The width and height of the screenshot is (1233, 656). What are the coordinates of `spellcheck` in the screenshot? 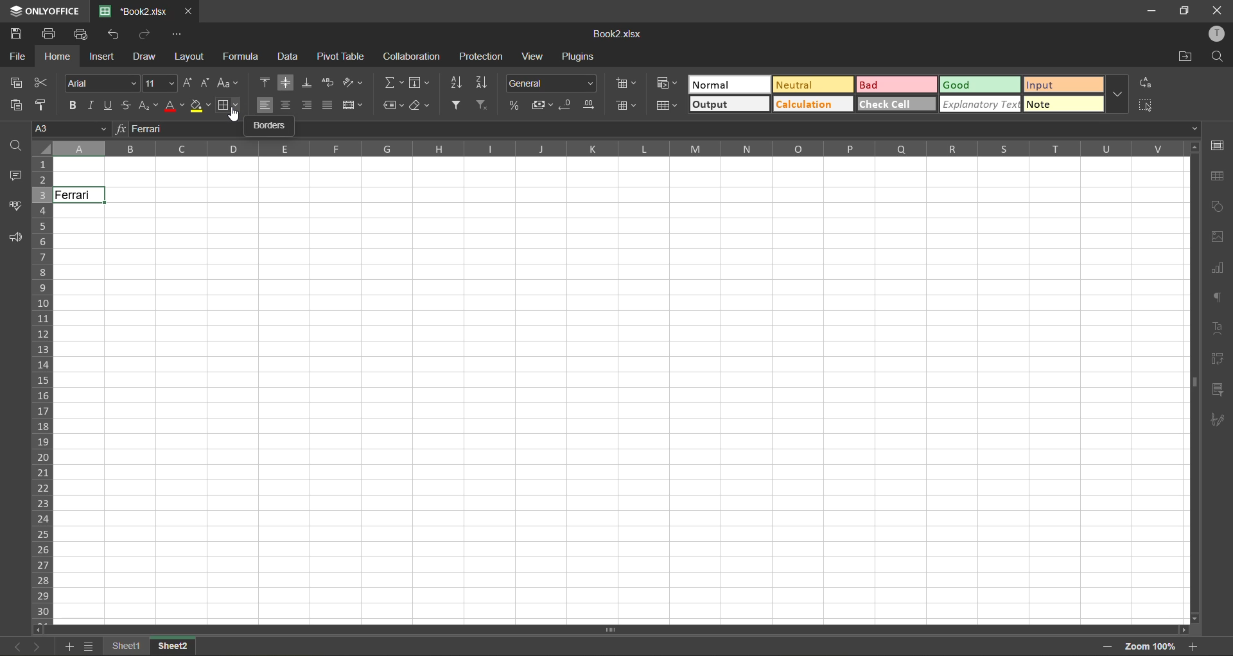 It's located at (12, 205).